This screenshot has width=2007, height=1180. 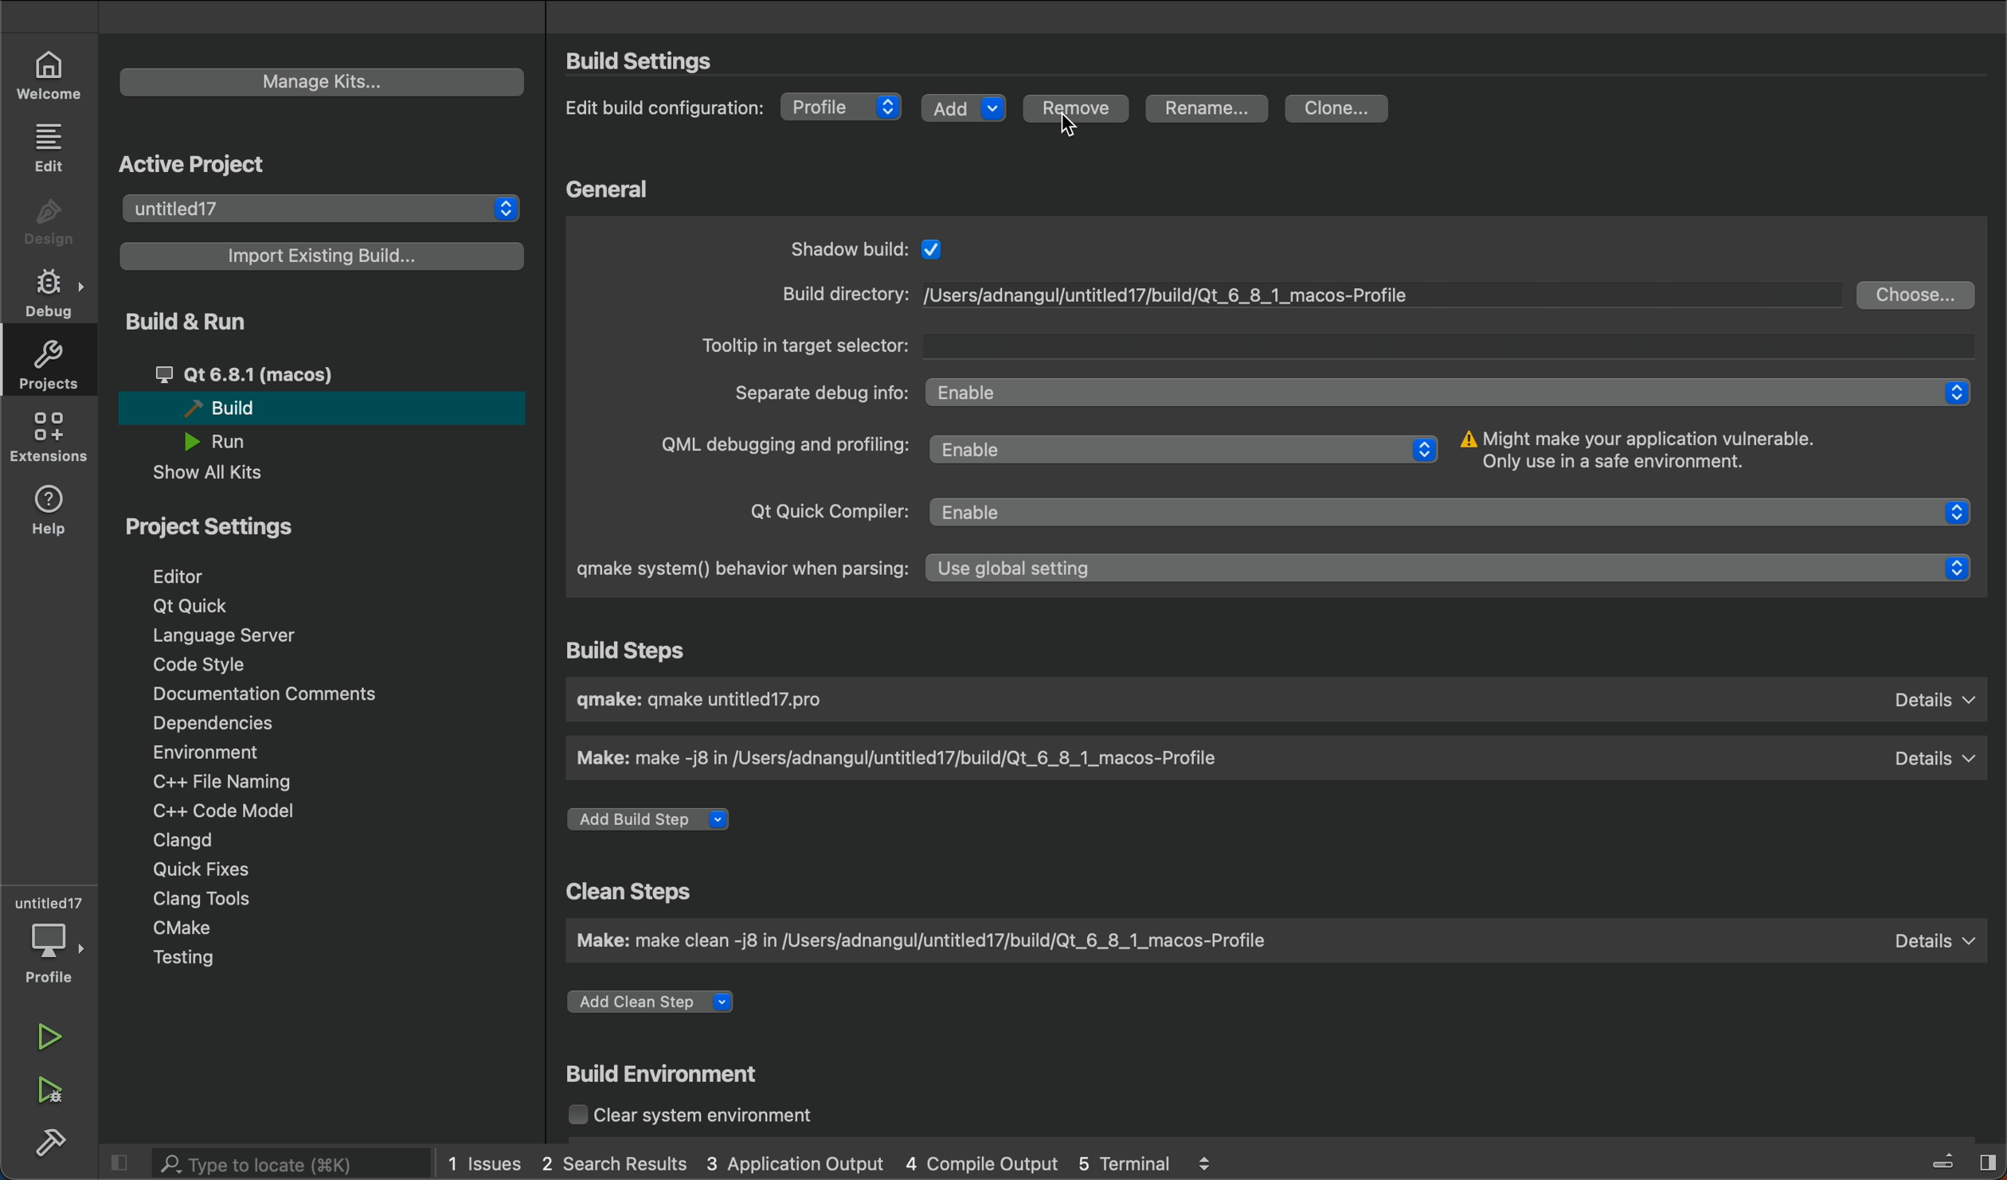 I want to click on qt 6.81, so click(x=285, y=374).